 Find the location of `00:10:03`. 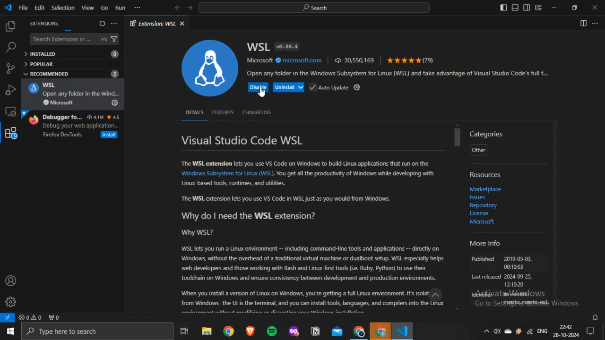

00:10:03 is located at coordinates (514, 268).